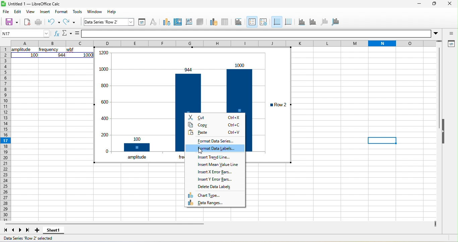 The image size is (458, 242). What do you see at coordinates (5, 134) in the screenshot?
I see `rows` at bounding box center [5, 134].